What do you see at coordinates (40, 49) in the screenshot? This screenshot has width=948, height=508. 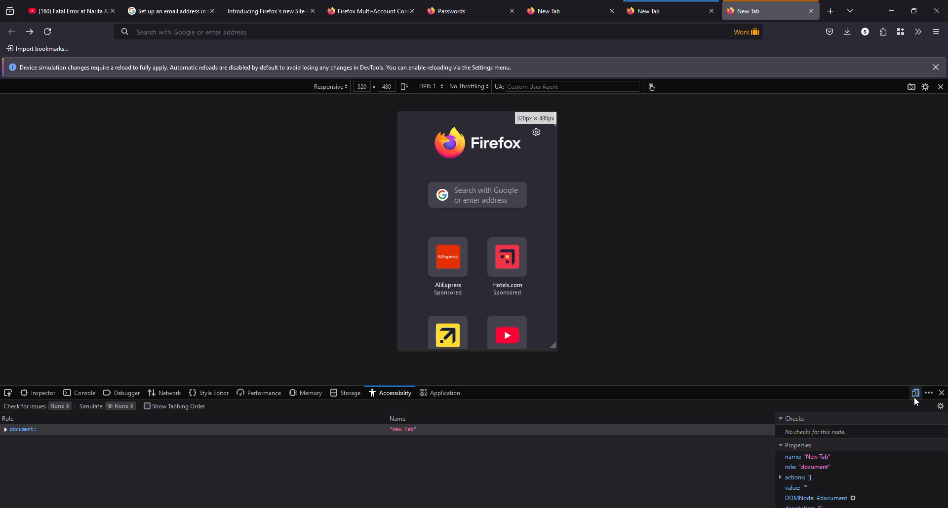 I see `import bookmarks` at bounding box center [40, 49].